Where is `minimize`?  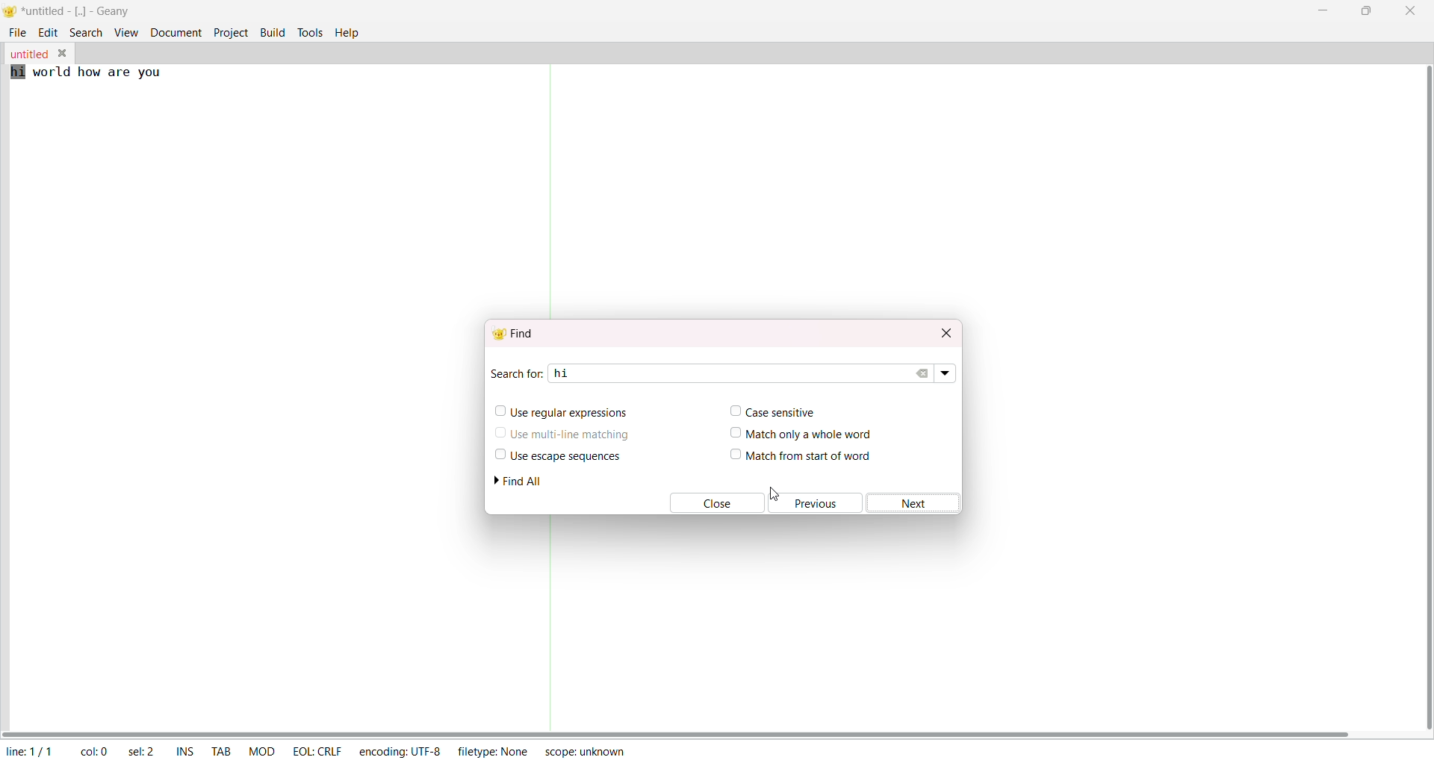 minimize is located at coordinates (1321, 10).